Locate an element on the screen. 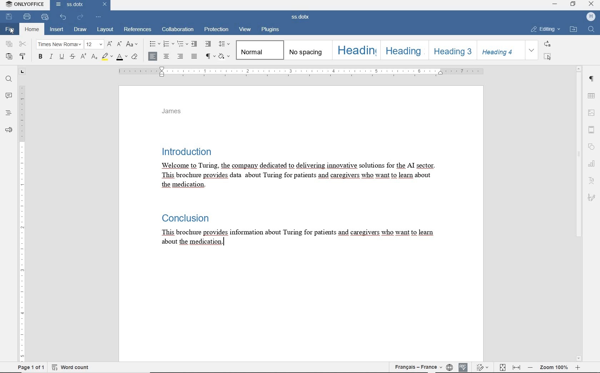  SYSTEM NAME is located at coordinates (25, 6).